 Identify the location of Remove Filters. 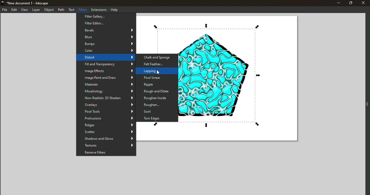
(106, 152).